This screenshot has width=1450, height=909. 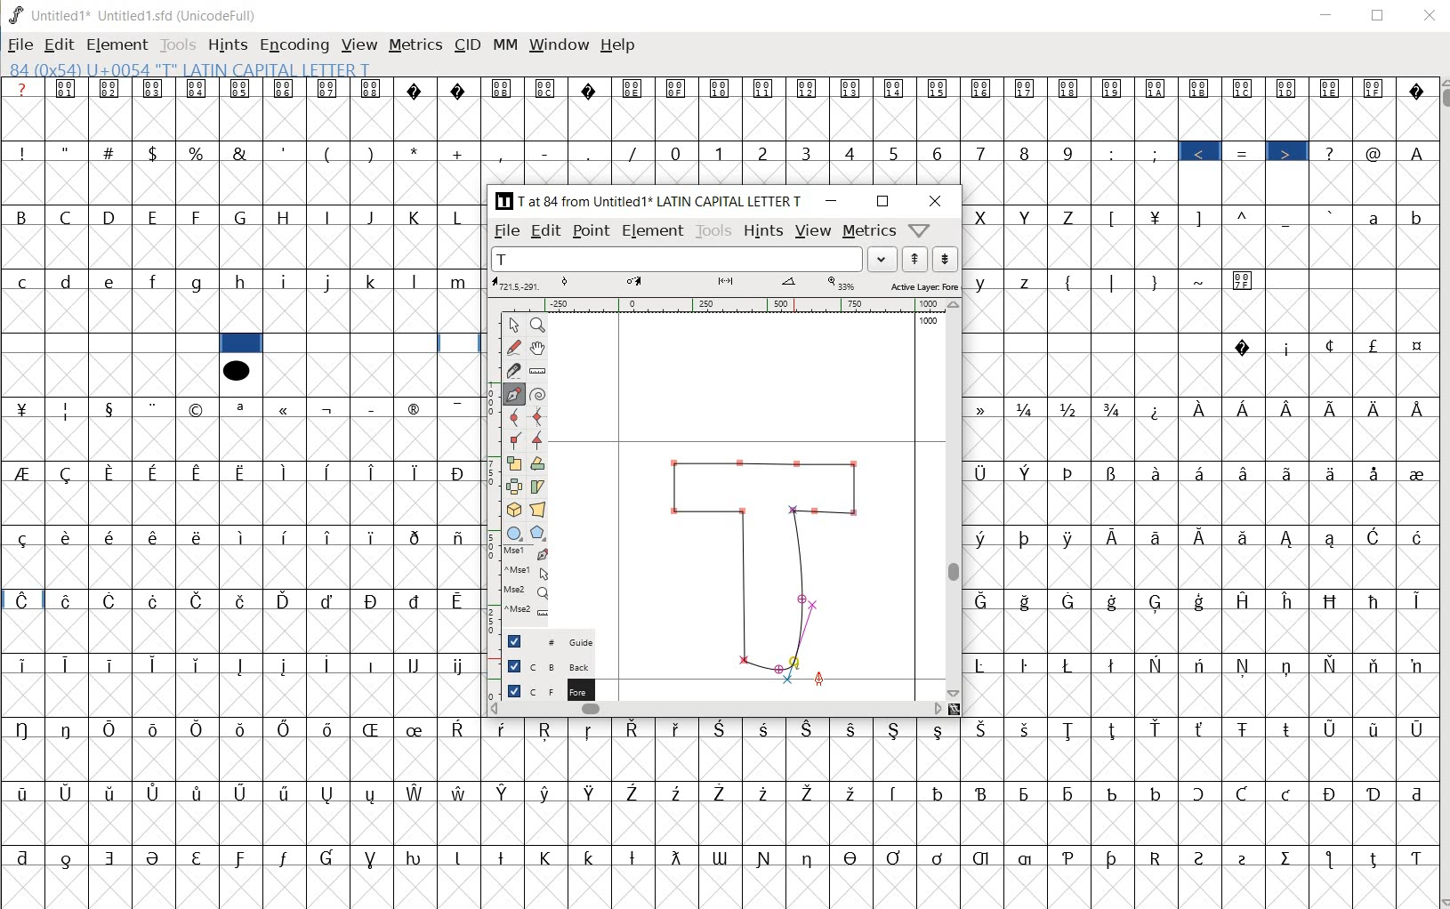 I want to click on Symbol, so click(x=987, y=537).